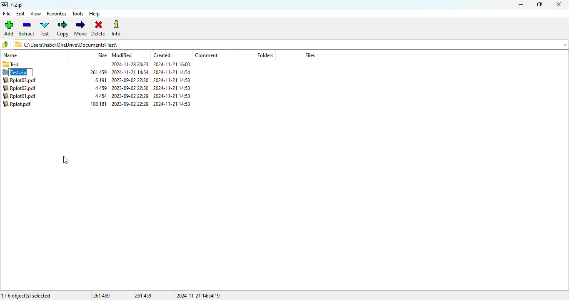 The height and width of the screenshot is (300, 569). Describe the element at coordinates (101, 96) in the screenshot. I see `4 454` at that location.